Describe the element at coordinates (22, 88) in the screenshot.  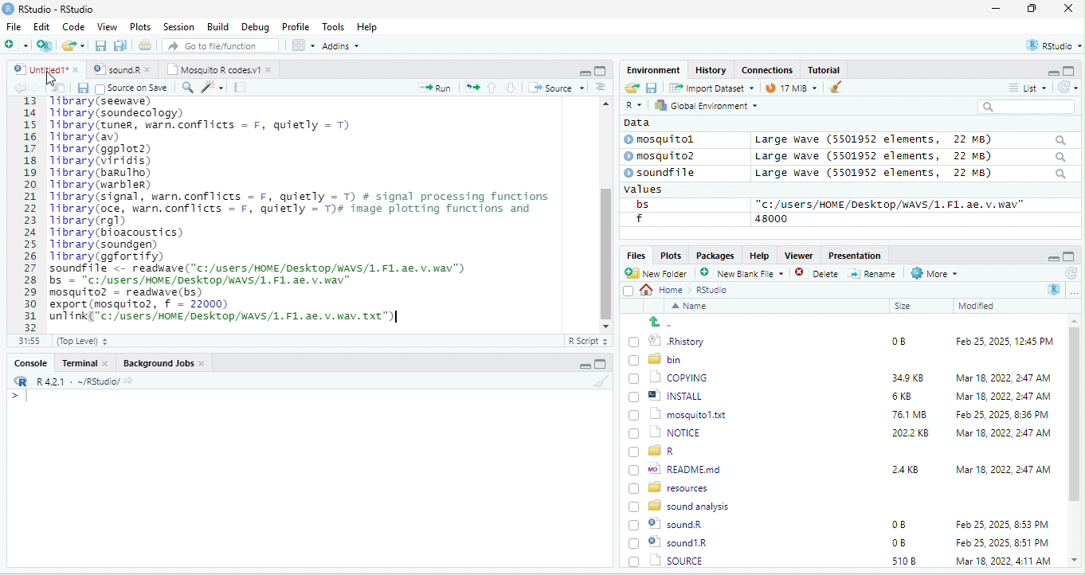
I see `back` at that location.